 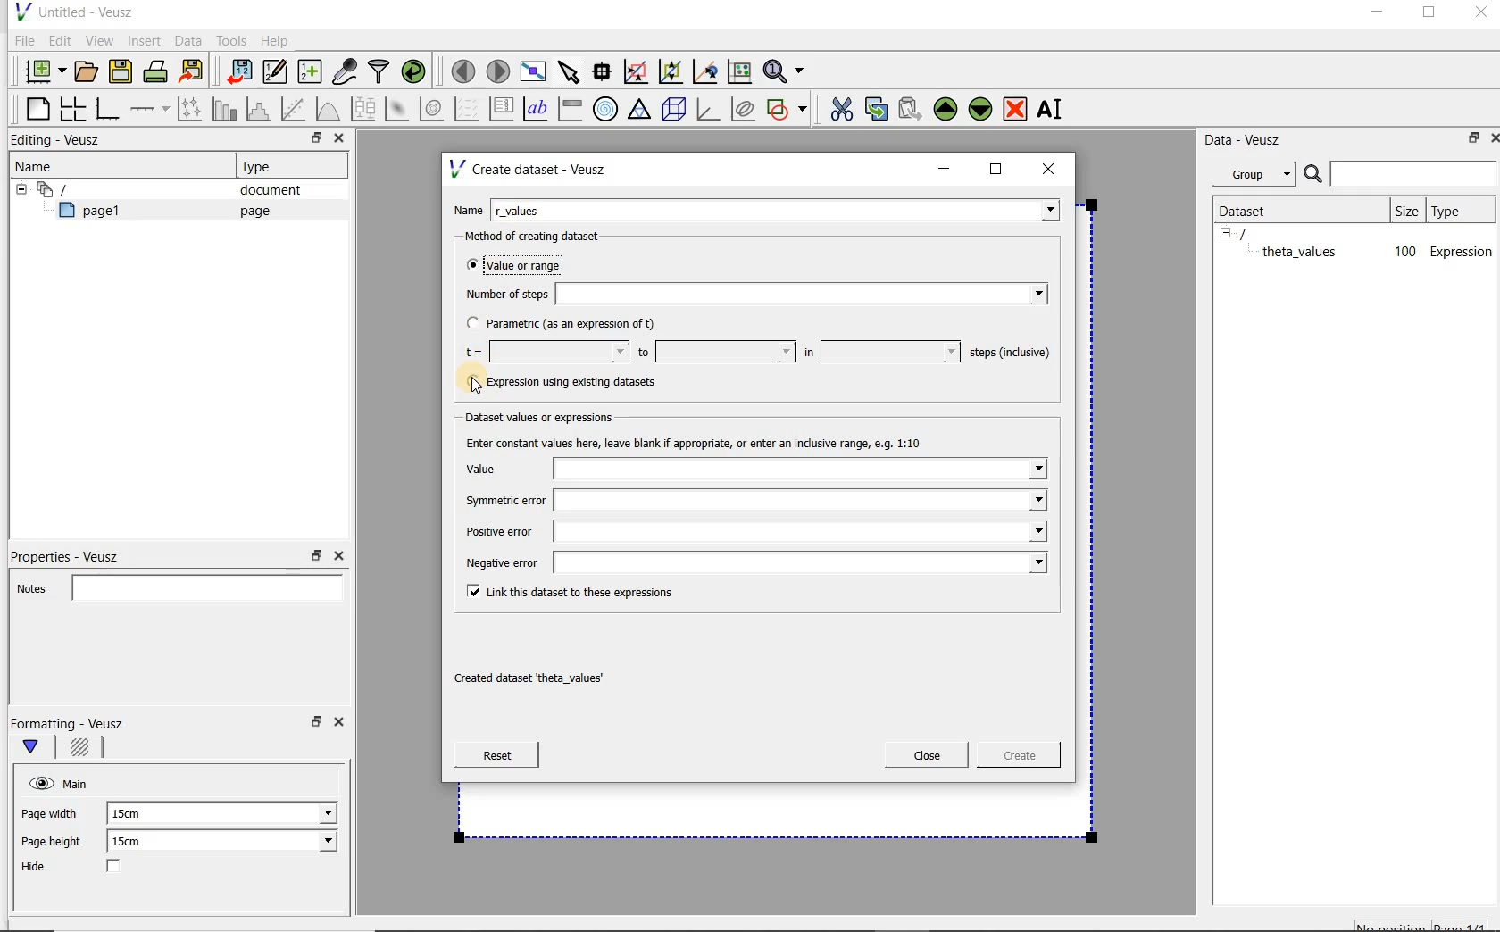 What do you see at coordinates (192, 73) in the screenshot?
I see `Export to graphics format` at bounding box center [192, 73].